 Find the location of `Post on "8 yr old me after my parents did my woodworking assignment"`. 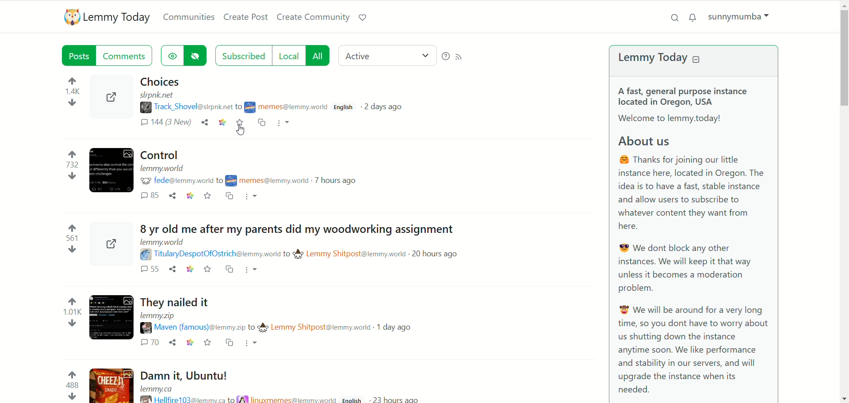

Post on "8 yr old me after my parents did my woodworking assignment" is located at coordinates (288, 232).